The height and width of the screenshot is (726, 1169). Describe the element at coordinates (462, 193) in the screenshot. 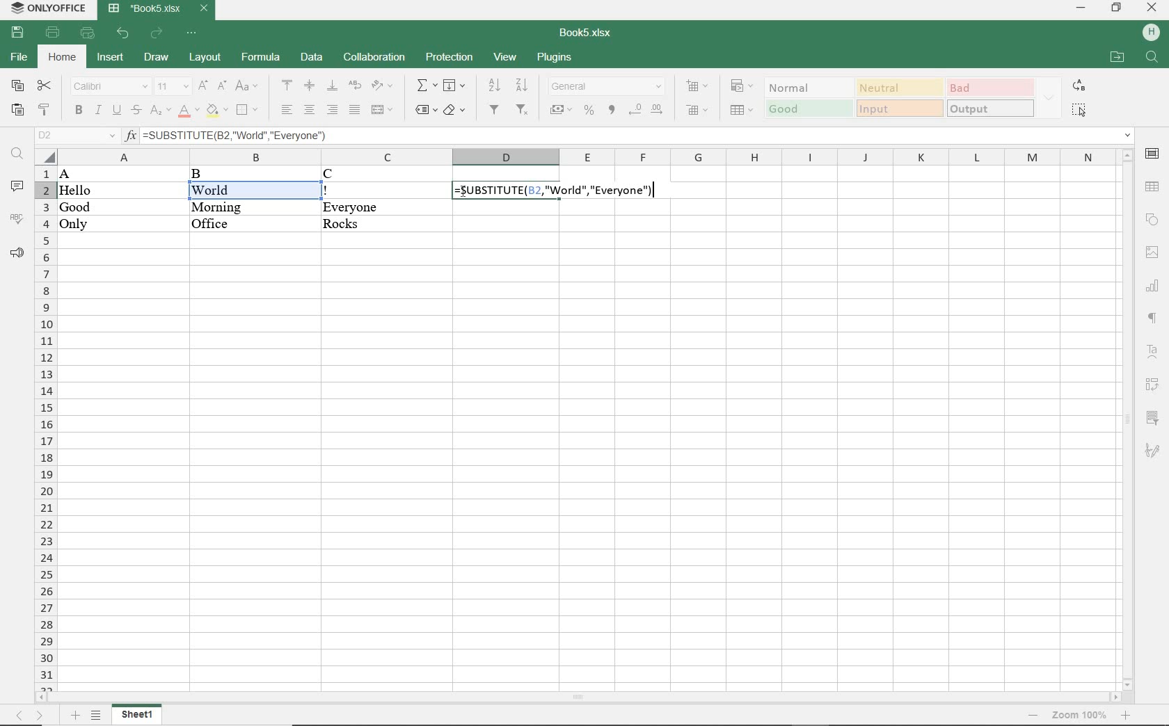

I see `cursor` at that location.